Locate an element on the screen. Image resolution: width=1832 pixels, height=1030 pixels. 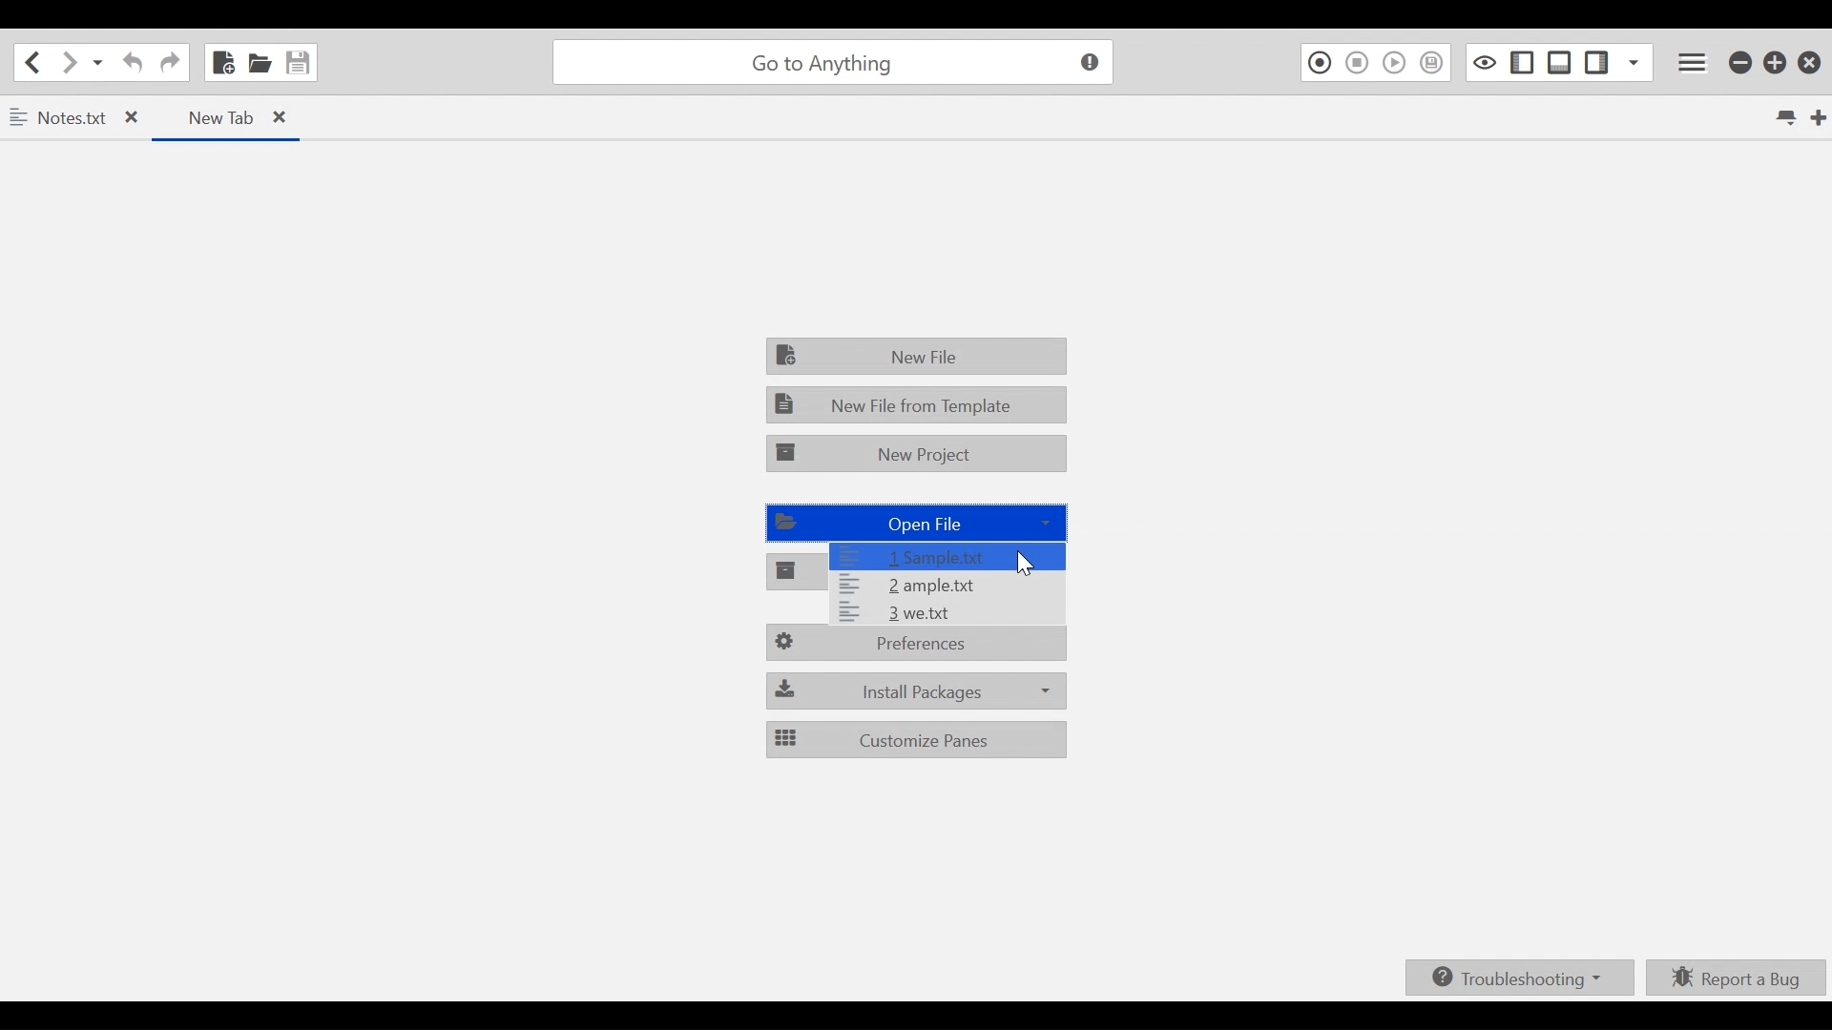
Install packages is located at coordinates (914, 690).